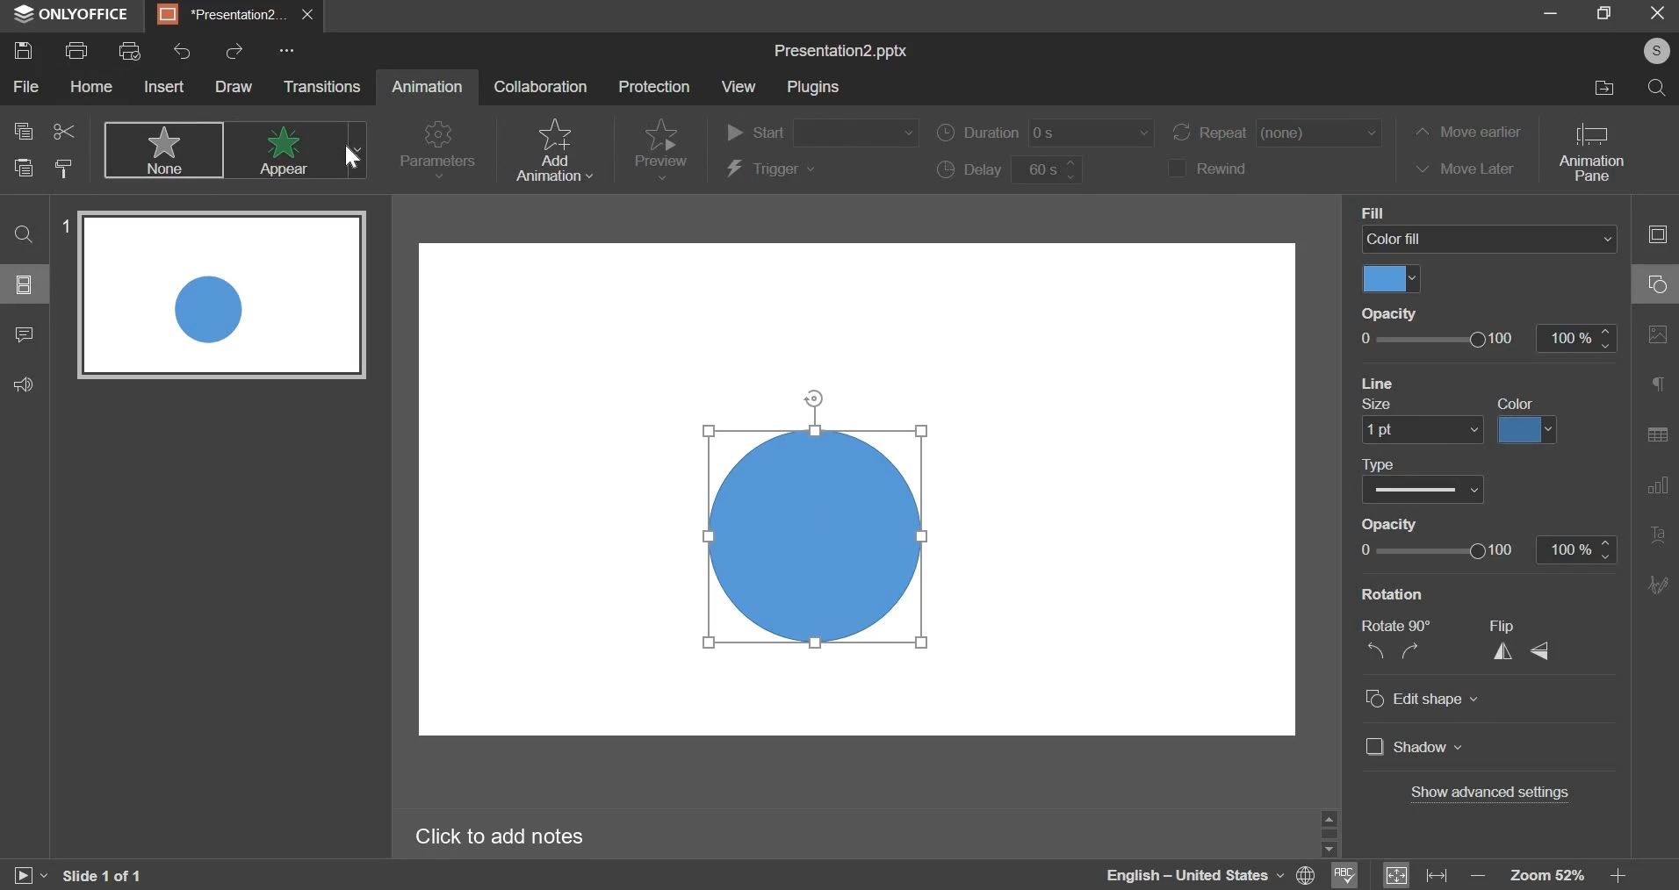 The image size is (1679, 890). I want to click on , so click(1333, 844).